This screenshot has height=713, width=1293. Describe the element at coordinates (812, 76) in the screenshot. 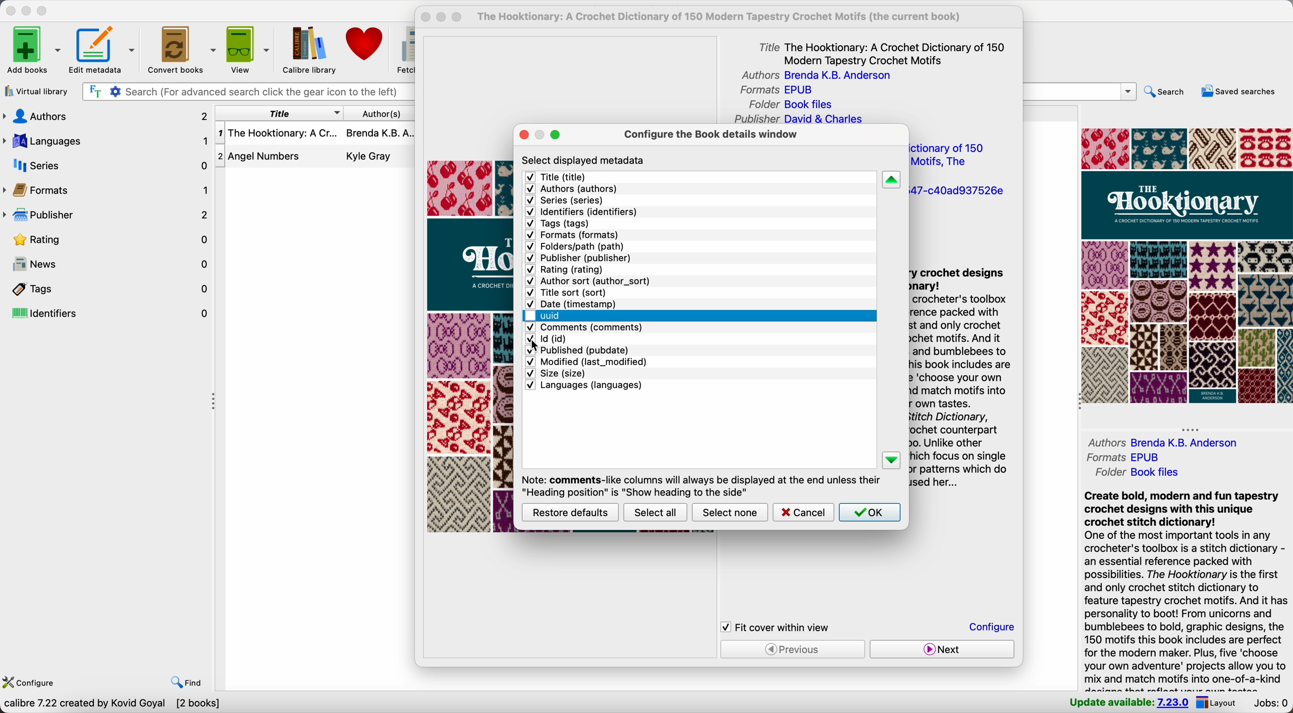

I see `authors` at that location.